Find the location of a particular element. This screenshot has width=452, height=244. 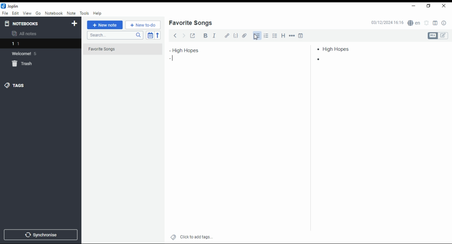

notebook: welcome is located at coordinates (26, 53).